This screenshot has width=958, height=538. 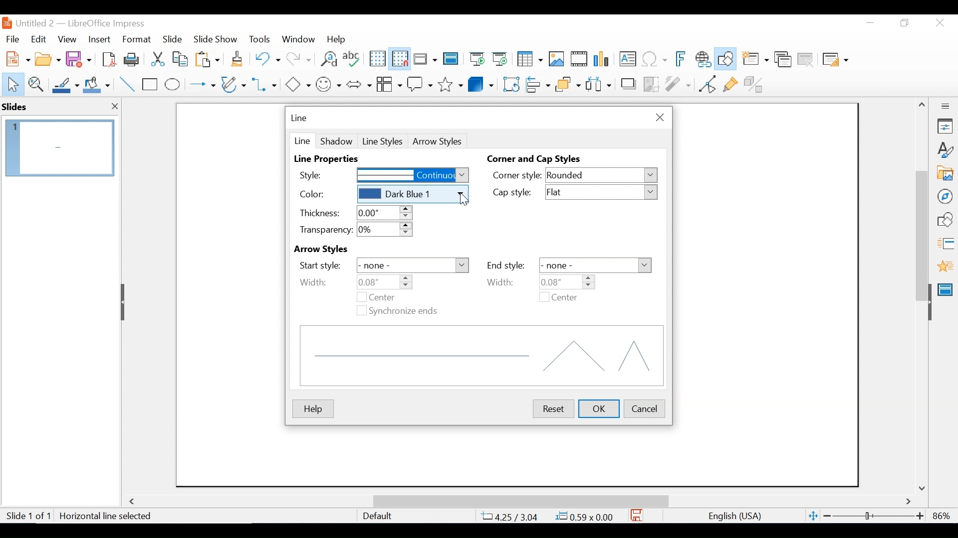 I want to click on Line menu, so click(x=300, y=118).